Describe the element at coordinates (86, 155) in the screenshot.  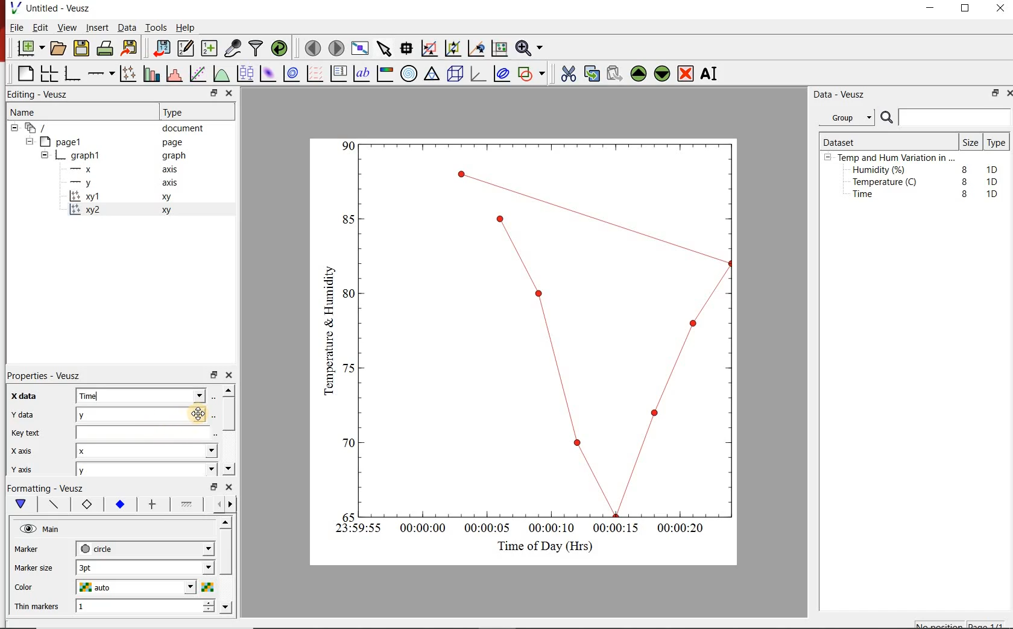
I see `graph` at that location.